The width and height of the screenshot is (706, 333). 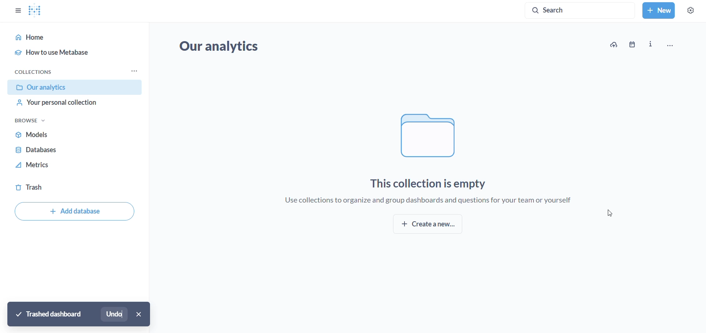 I want to click on databases, so click(x=71, y=153).